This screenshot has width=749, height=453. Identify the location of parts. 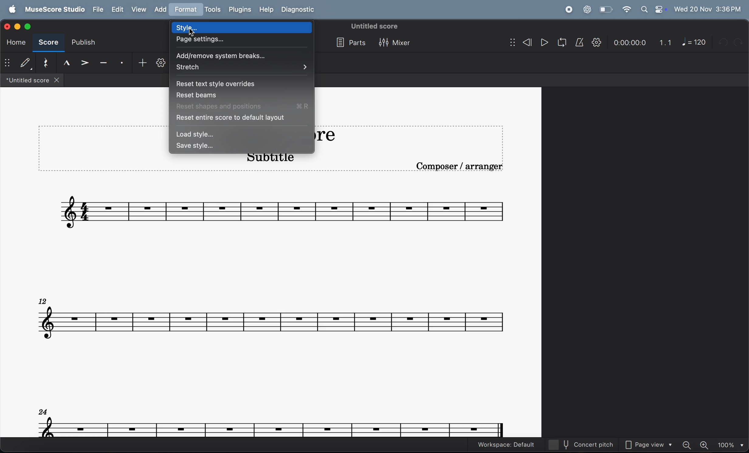
(349, 43).